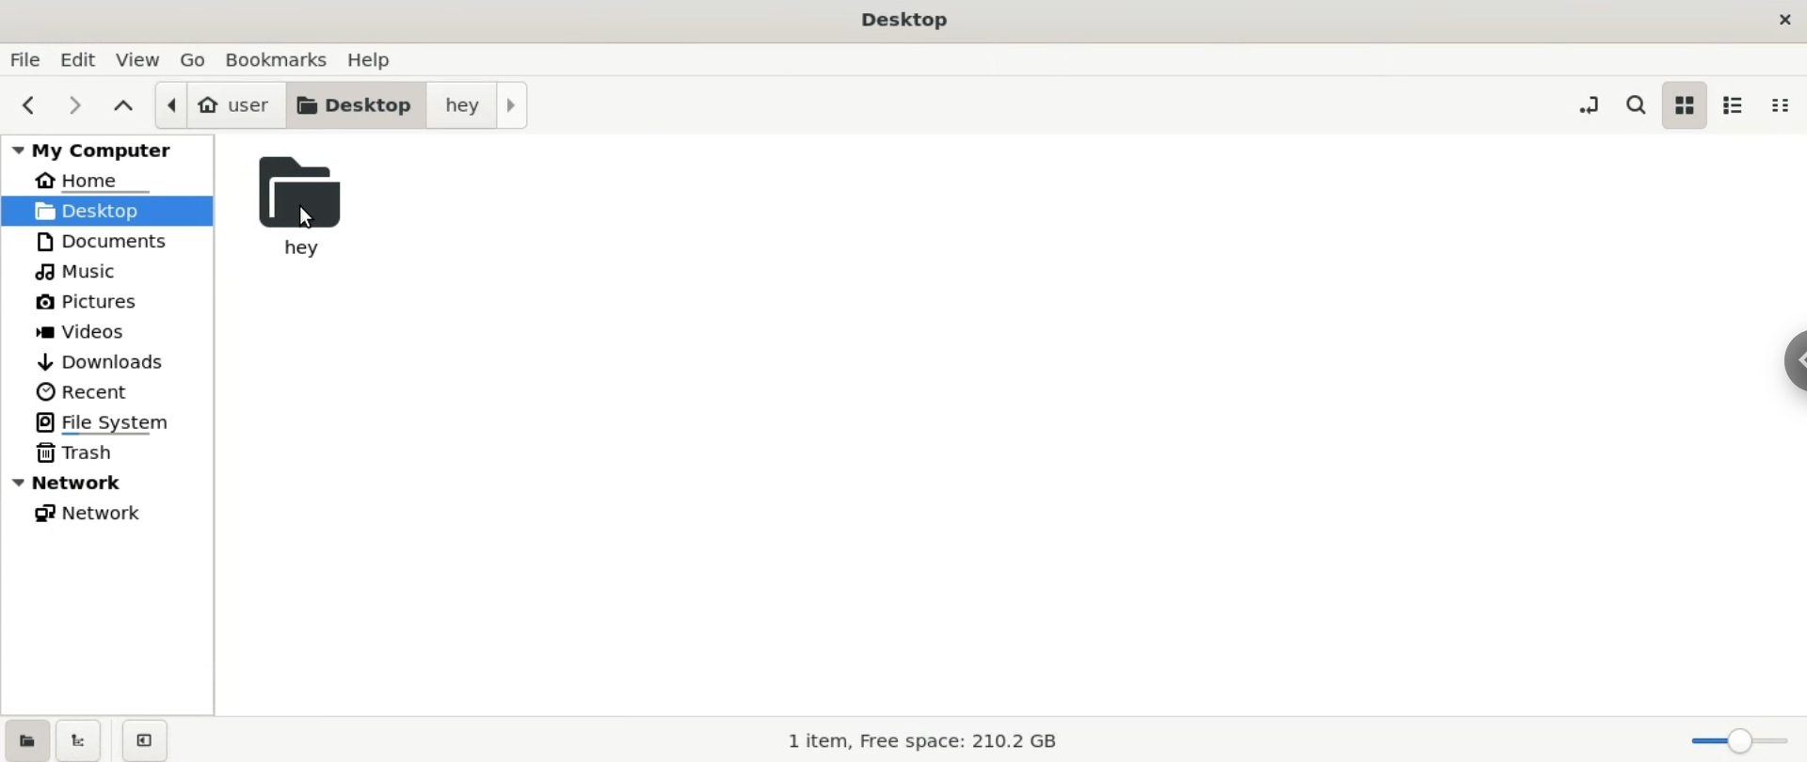  What do you see at coordinates (378, 59) in the screenshot?
I see `help` at bounding box center [378, 59].